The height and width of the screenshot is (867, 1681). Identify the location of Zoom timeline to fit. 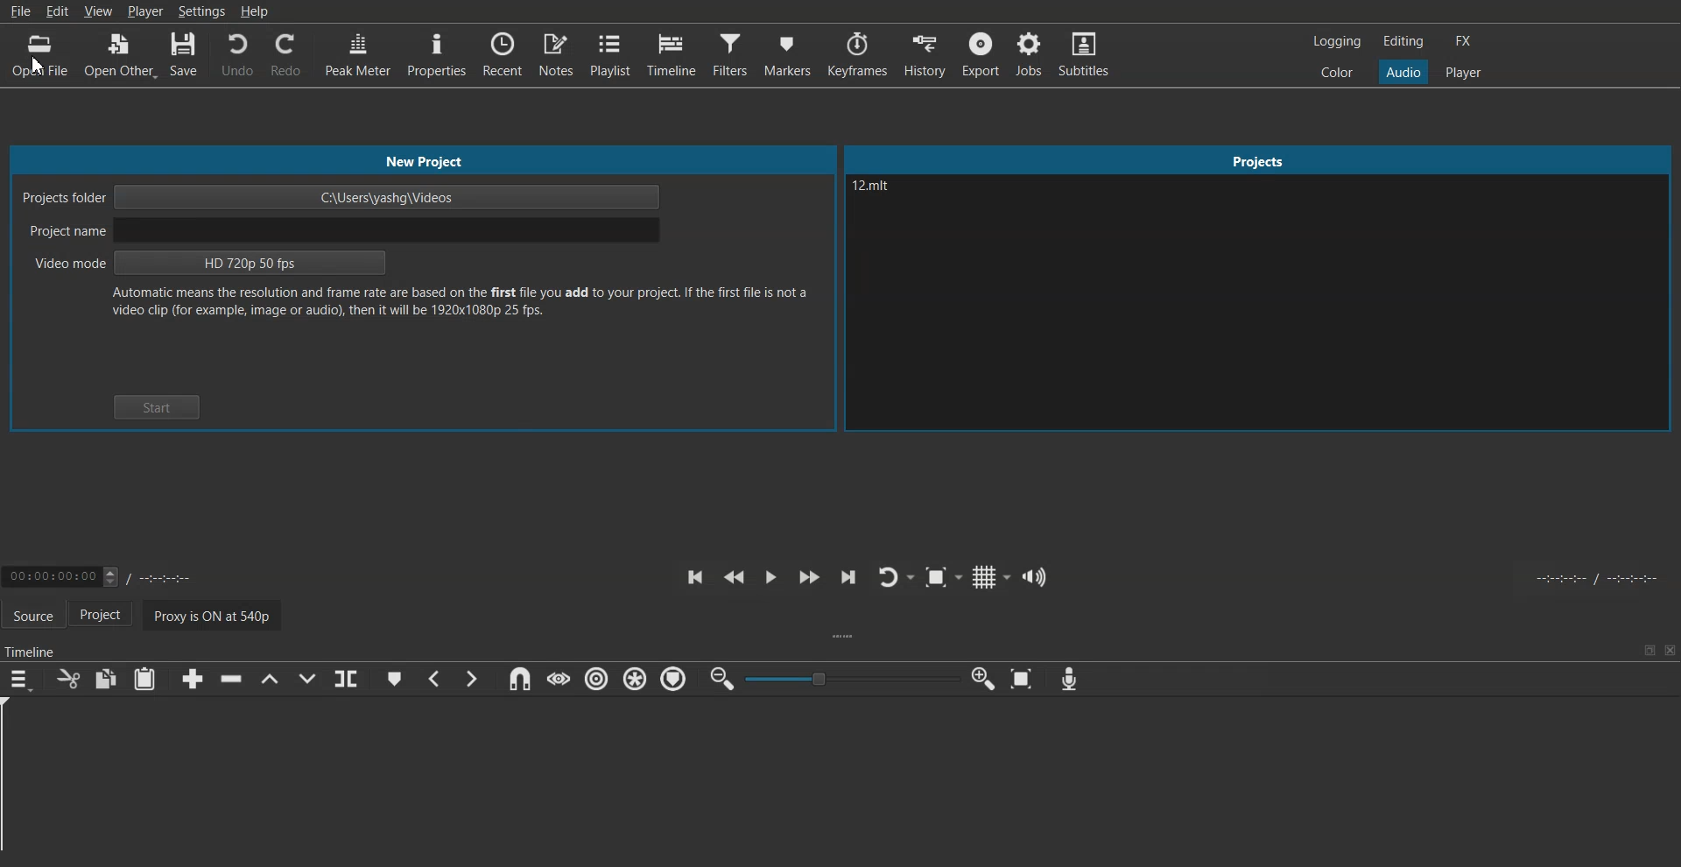
(1024, 679).